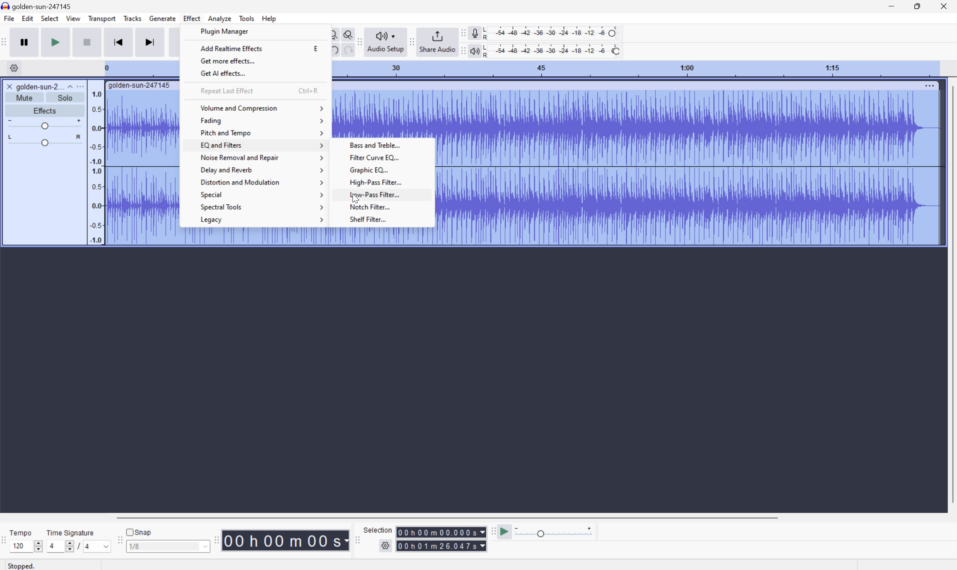  What do you see at coordinates (387, 158) in the screenshot?
I see `Filter Curve EQ...` at bounding box center [387, 158].